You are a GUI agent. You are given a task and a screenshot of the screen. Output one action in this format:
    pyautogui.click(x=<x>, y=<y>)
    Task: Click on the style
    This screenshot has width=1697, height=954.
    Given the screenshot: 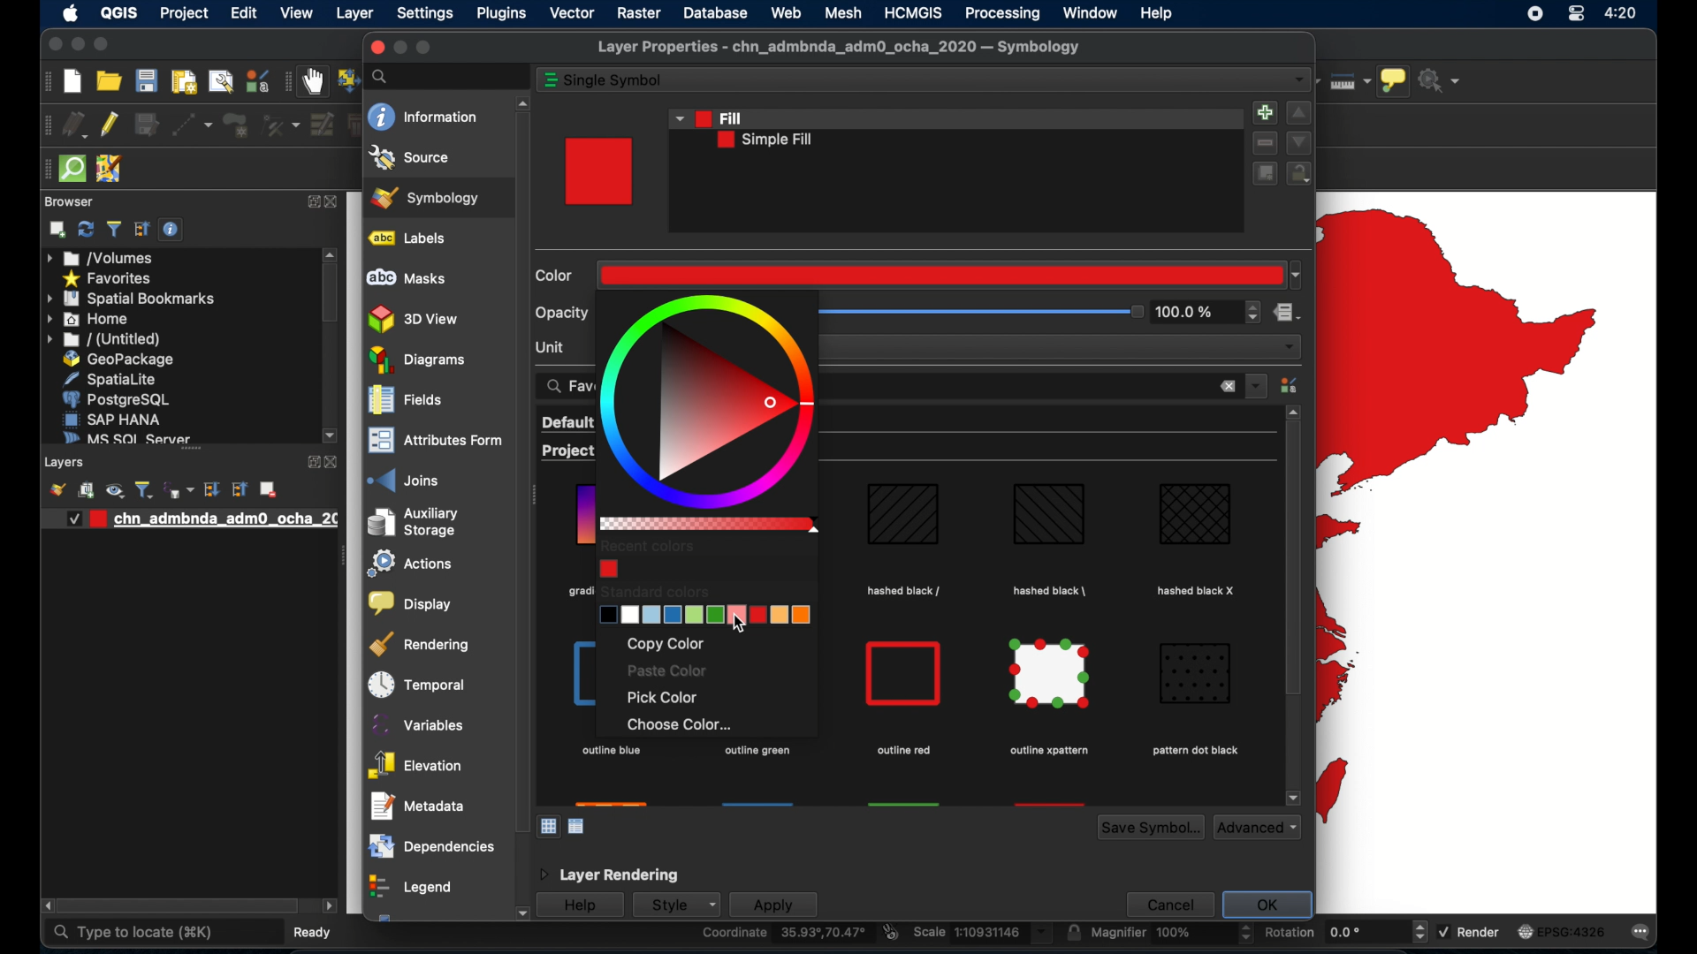 What is the action you would take?
    pyautogui.click(x=674, y=905)
    